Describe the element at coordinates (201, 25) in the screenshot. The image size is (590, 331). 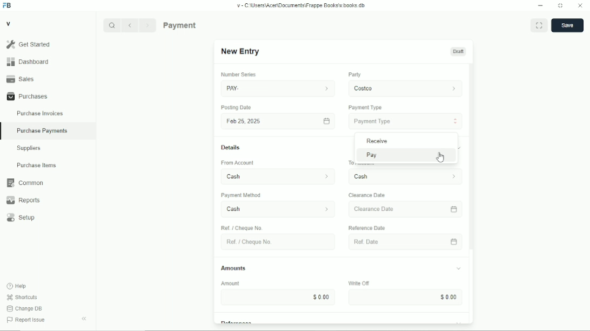
I see `Purchase Payments` at that location.